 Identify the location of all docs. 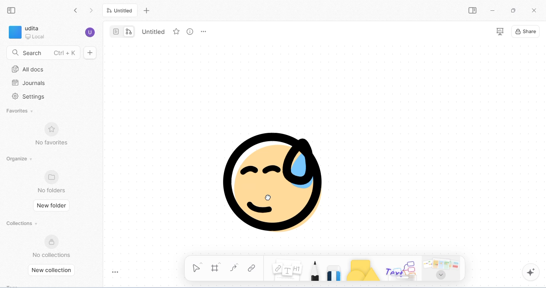
(28, 69).